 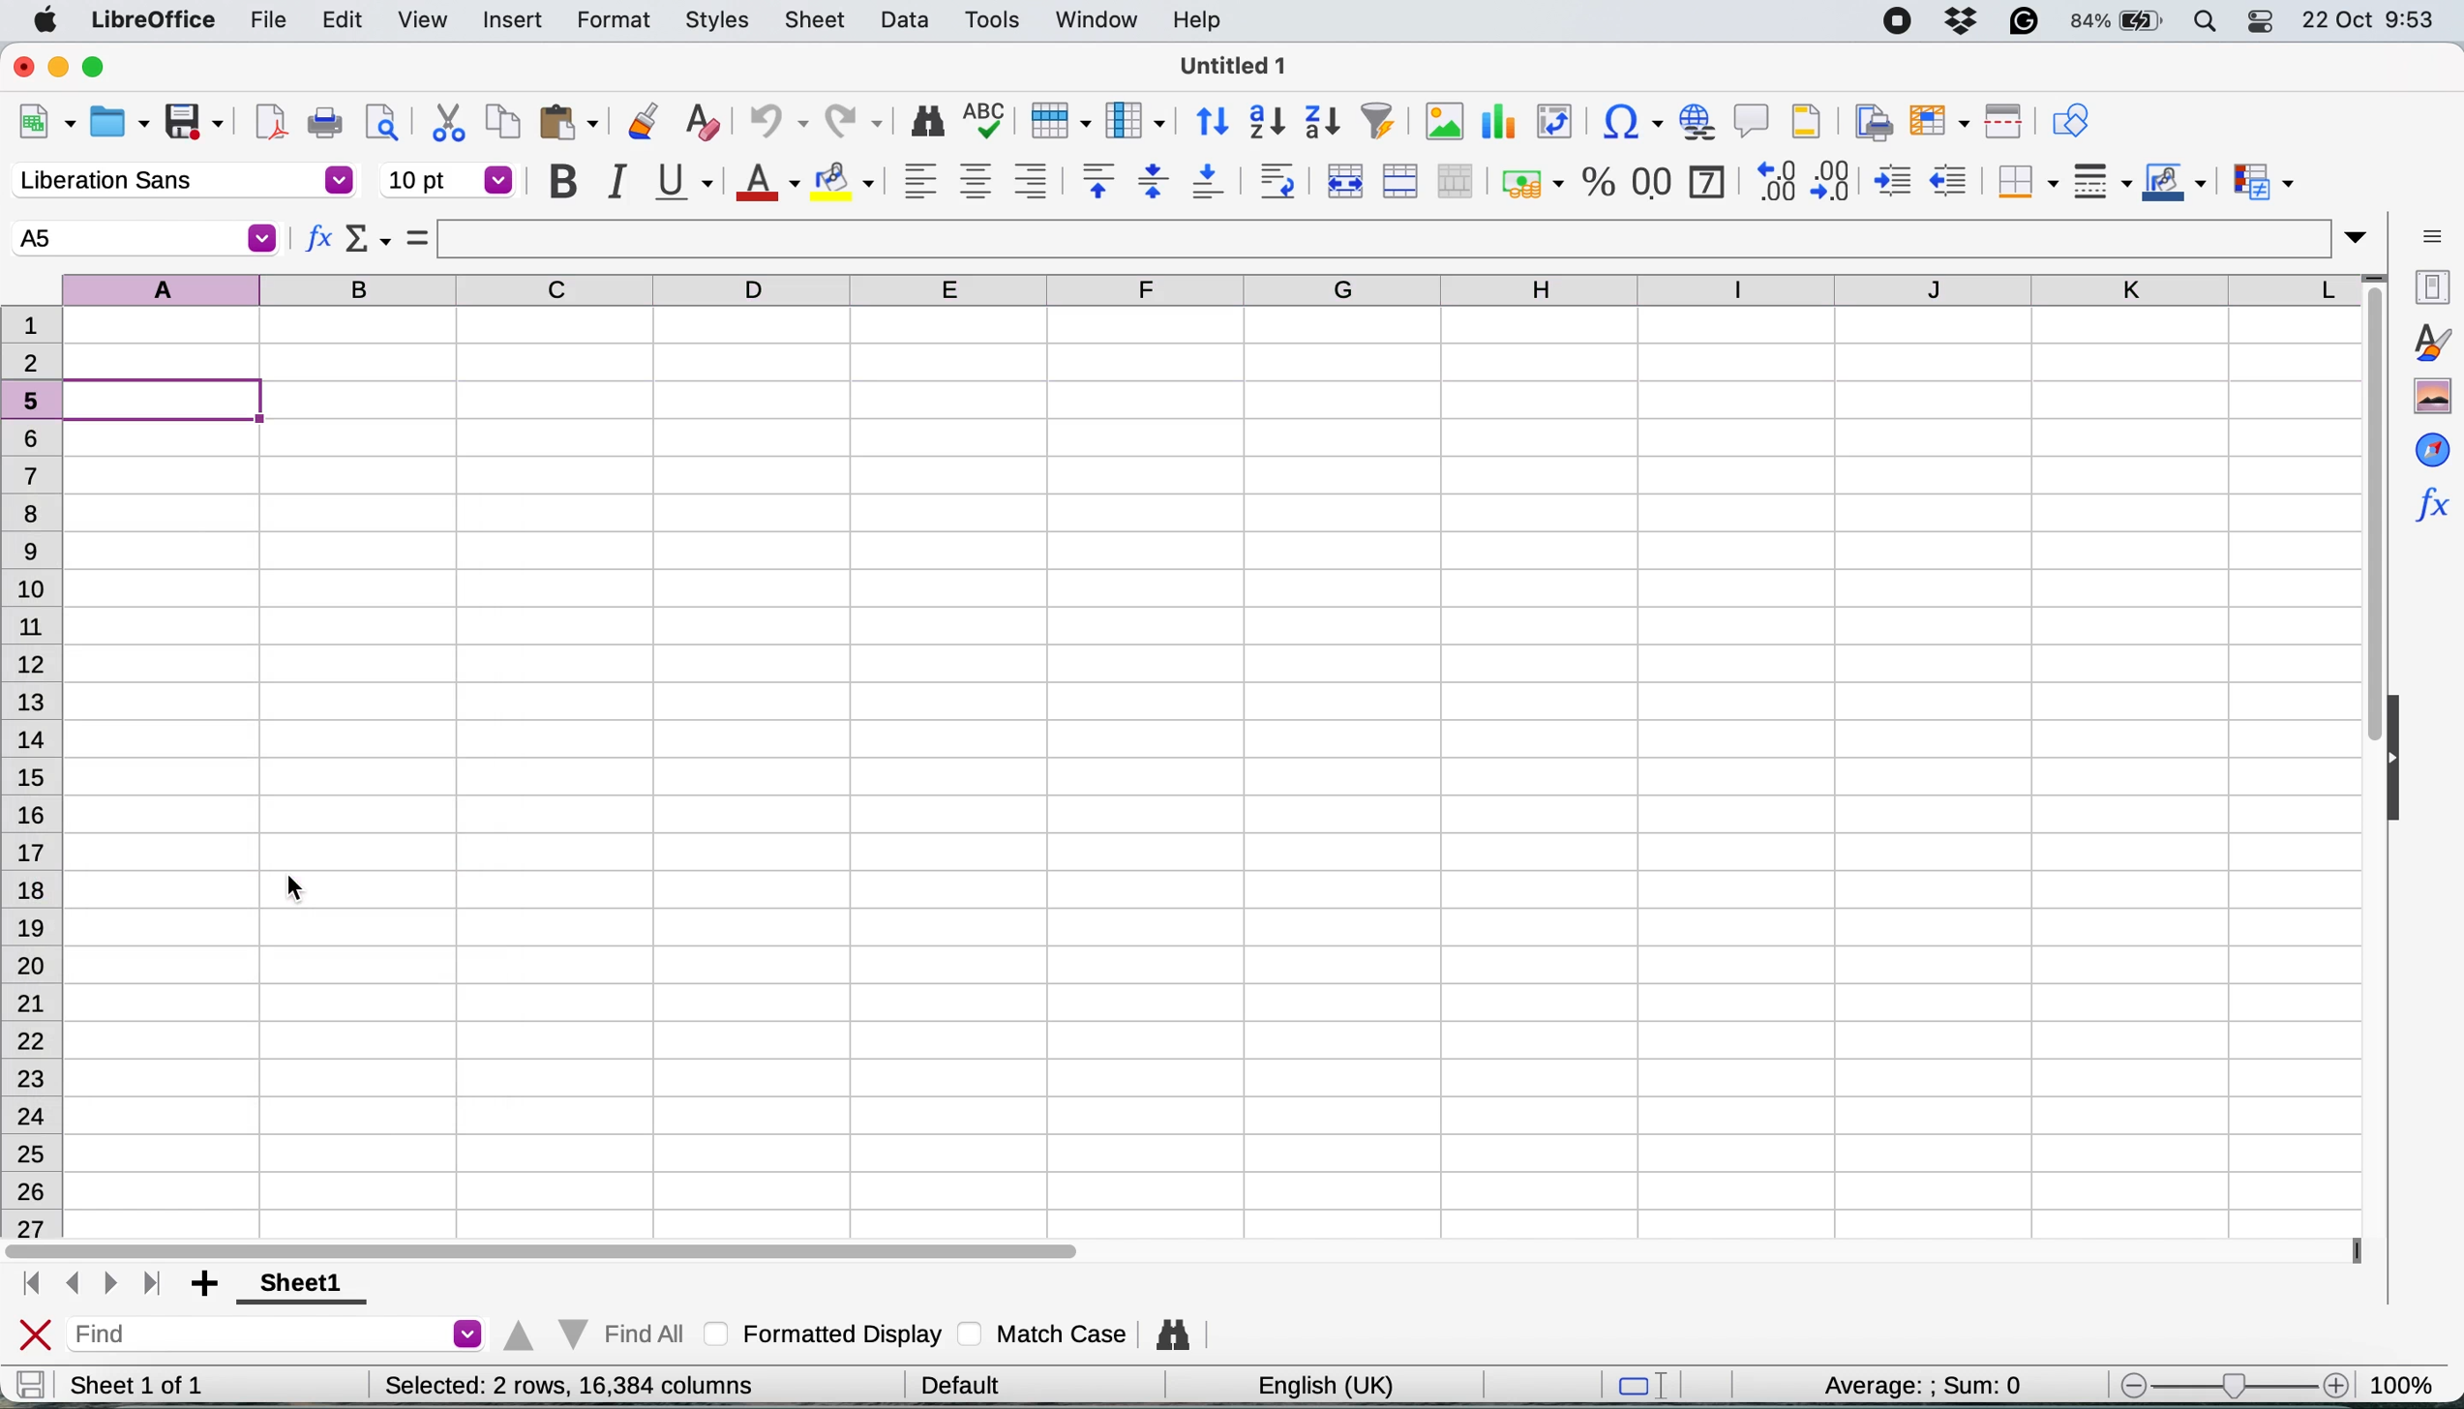 I want to click on Selected: 1 row, 16,384 columns, so click(x=562, y=1385).